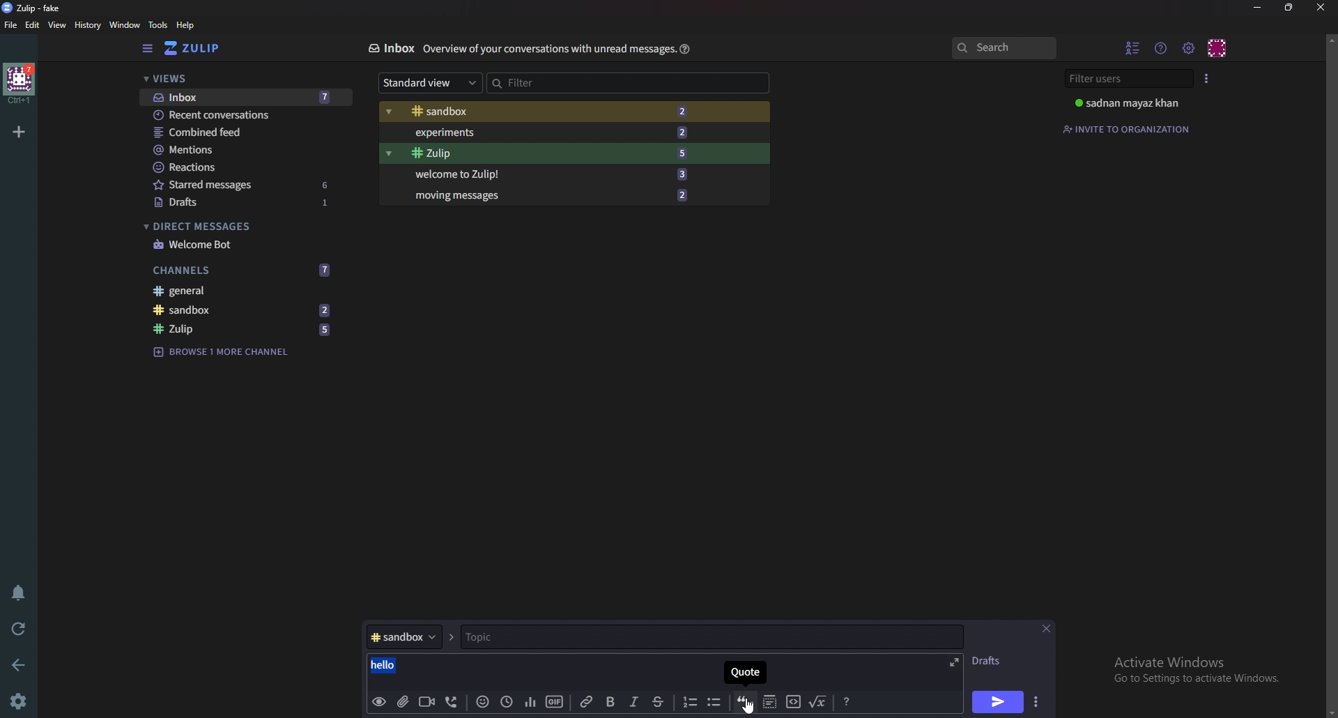  I want to click on link, so click(587, 703).